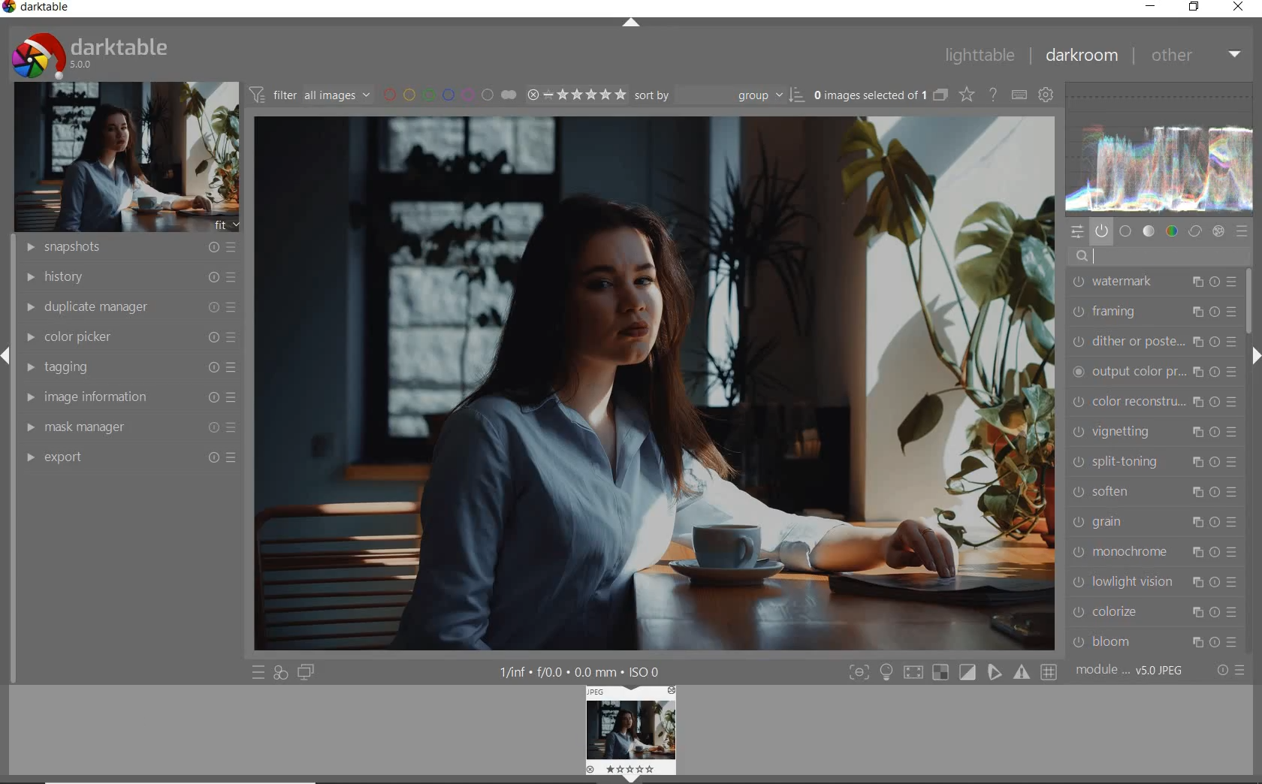 The width and height of the screenshot is (1262, 784). I want to click on show only active modules, so click(1102, 231).